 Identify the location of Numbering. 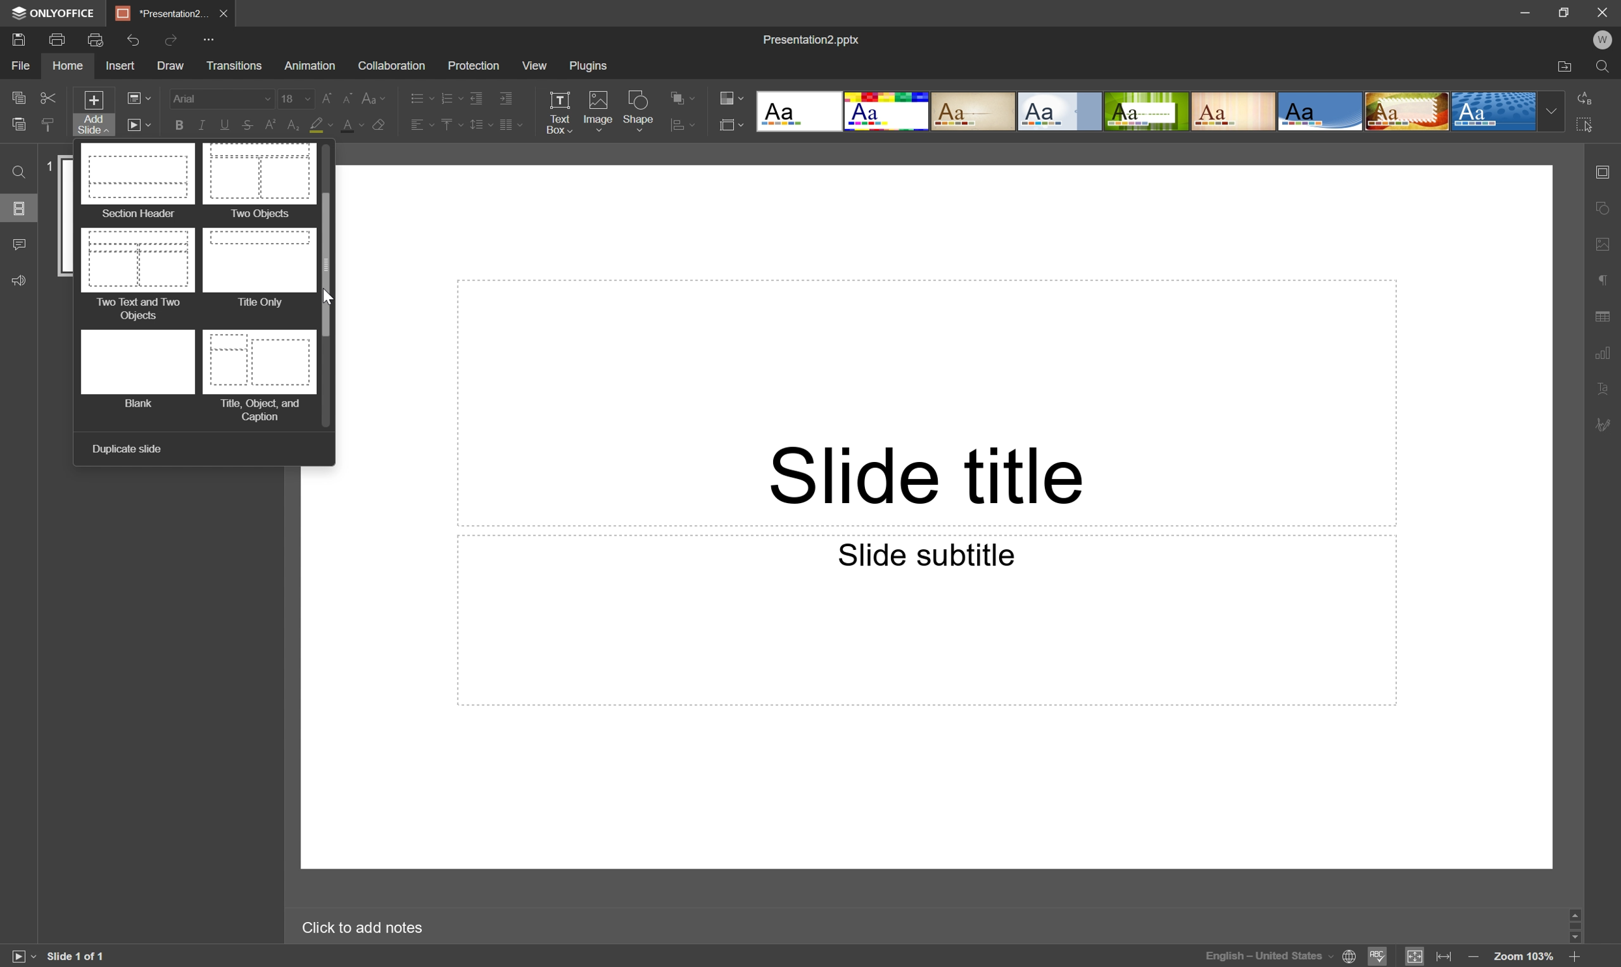
(450, 96).